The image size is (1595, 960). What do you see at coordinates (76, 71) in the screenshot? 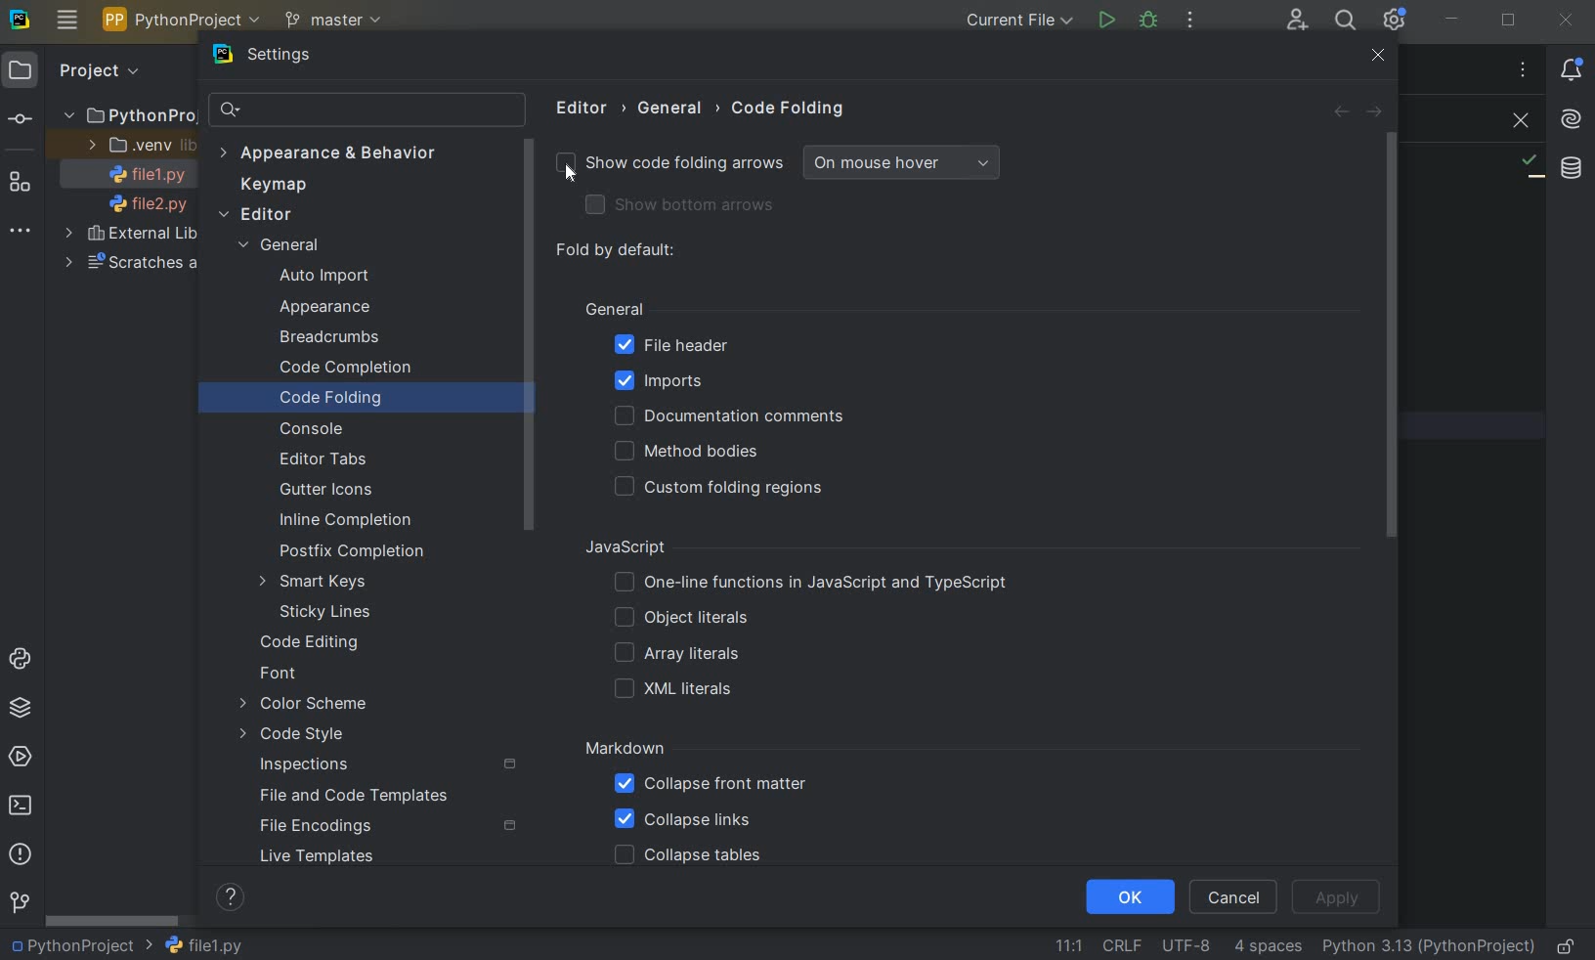
I see `PROJECT` at bounding box center [76, 71].